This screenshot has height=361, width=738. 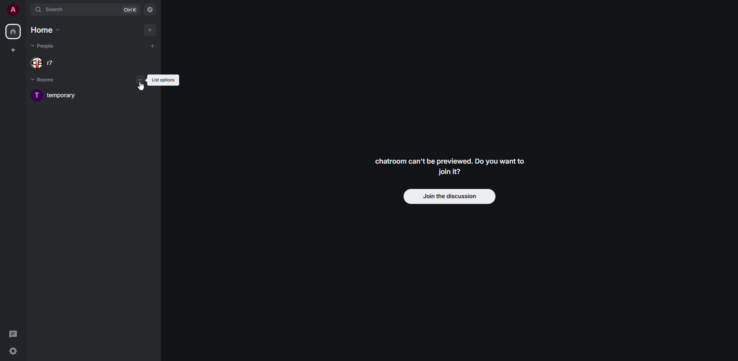 I want to click on people, so click(x=45, y=46).